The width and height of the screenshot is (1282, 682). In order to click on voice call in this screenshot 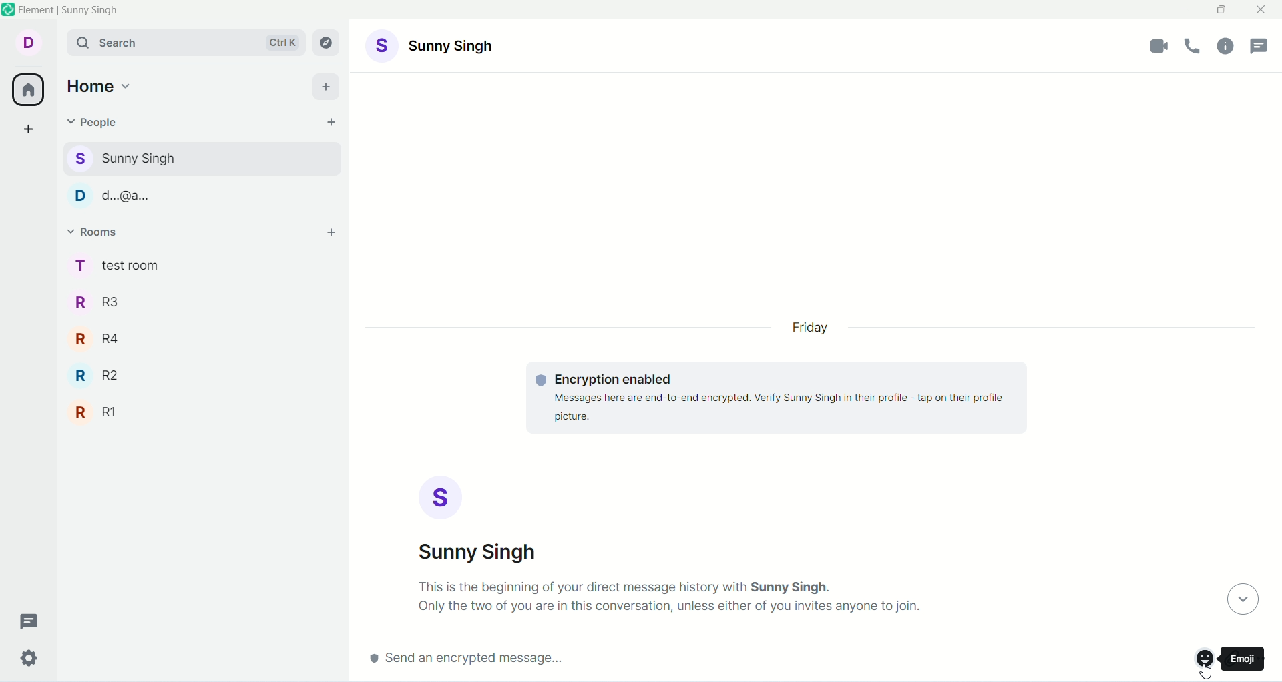, I will do `click(1196, 48)`.